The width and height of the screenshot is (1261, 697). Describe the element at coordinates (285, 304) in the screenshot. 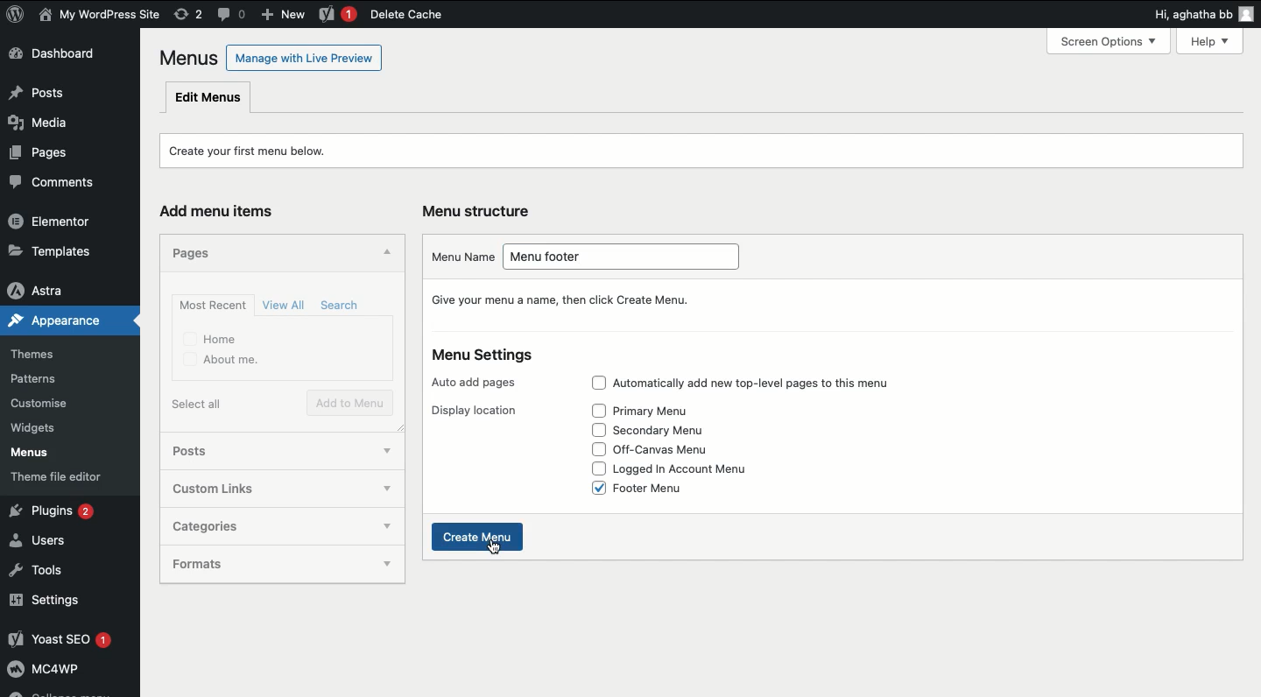

I see `View all` at that location.